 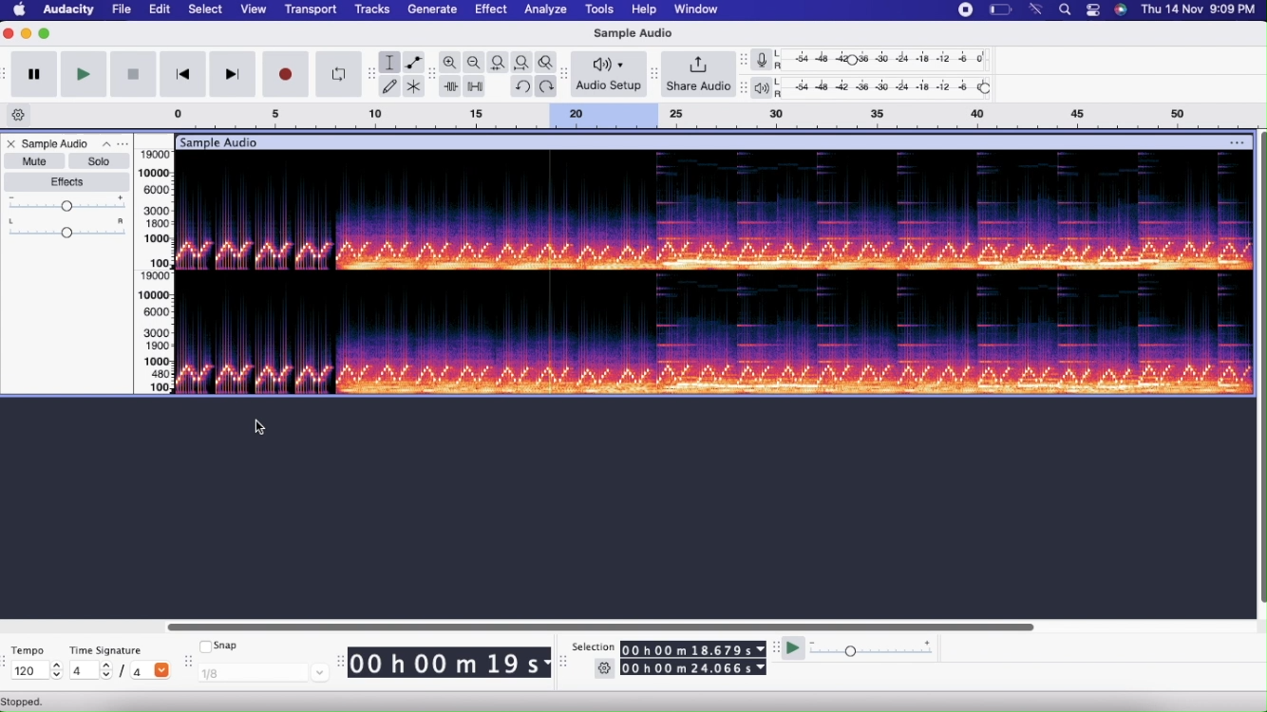 I want to click on date and time, so click(x=1200, y=9).